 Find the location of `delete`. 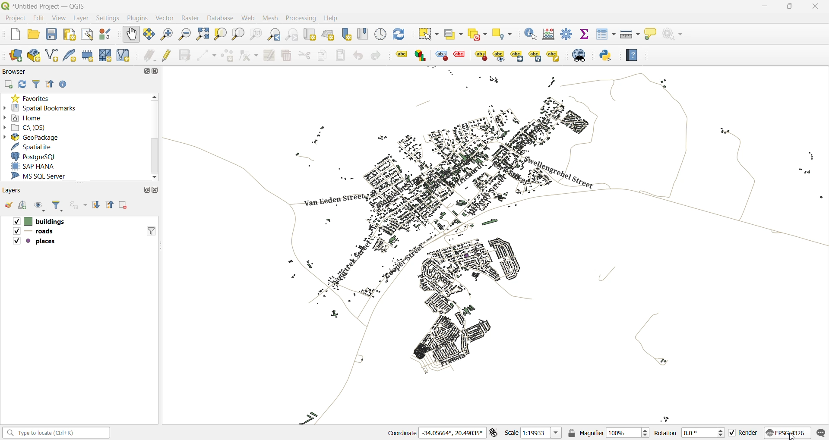

delete is located at coordinates (288, 56).